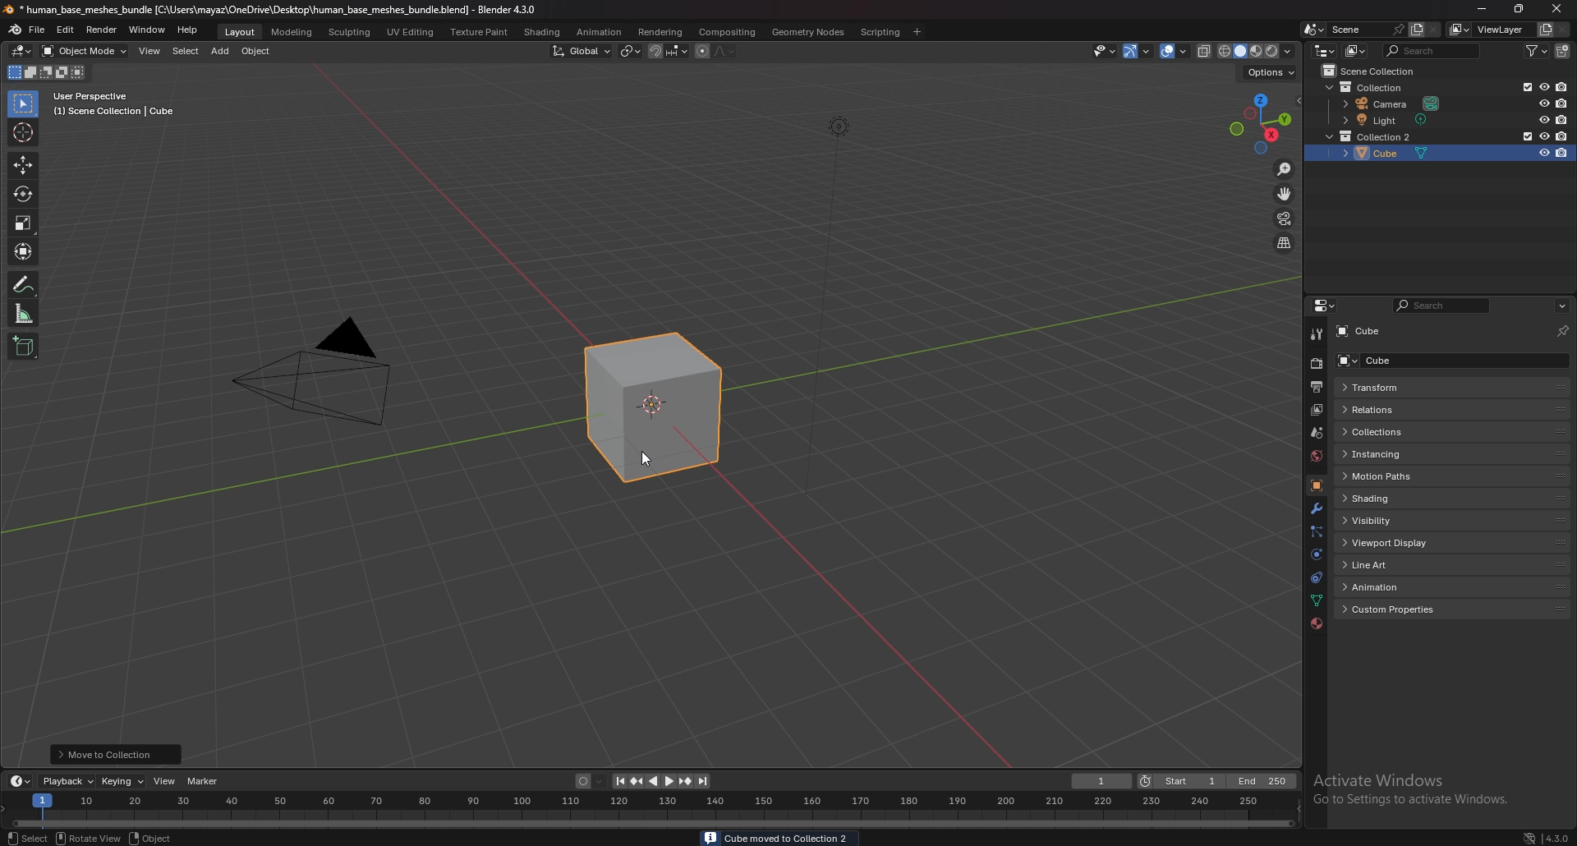 The height and width of the screenshot is (846, 1577). What do you see at coordinates (1392, 151) in the screenshot?
I see `cube` at bounding box center [1392, 151].